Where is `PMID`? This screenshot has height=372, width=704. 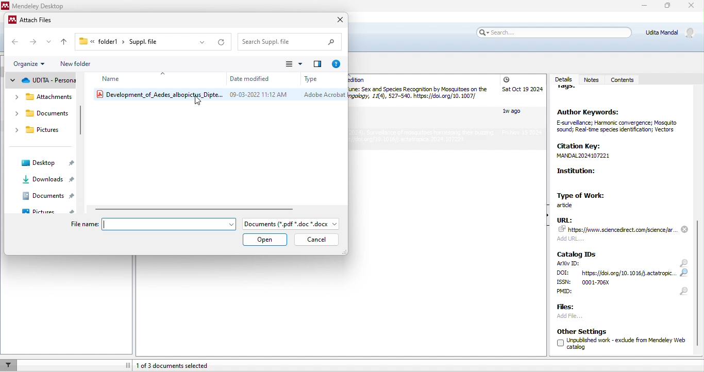 PMID is located at coordinates (580, 294).